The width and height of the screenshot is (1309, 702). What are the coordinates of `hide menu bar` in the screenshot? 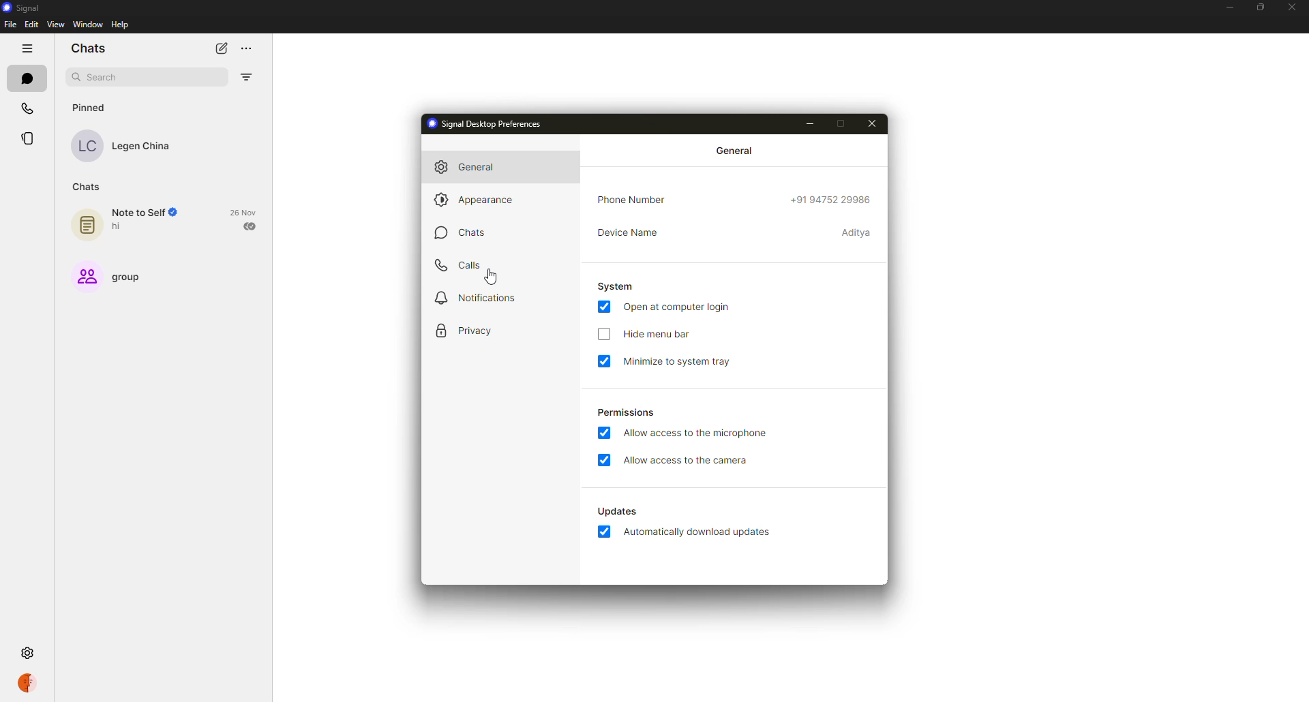 It's located at (657, 335).